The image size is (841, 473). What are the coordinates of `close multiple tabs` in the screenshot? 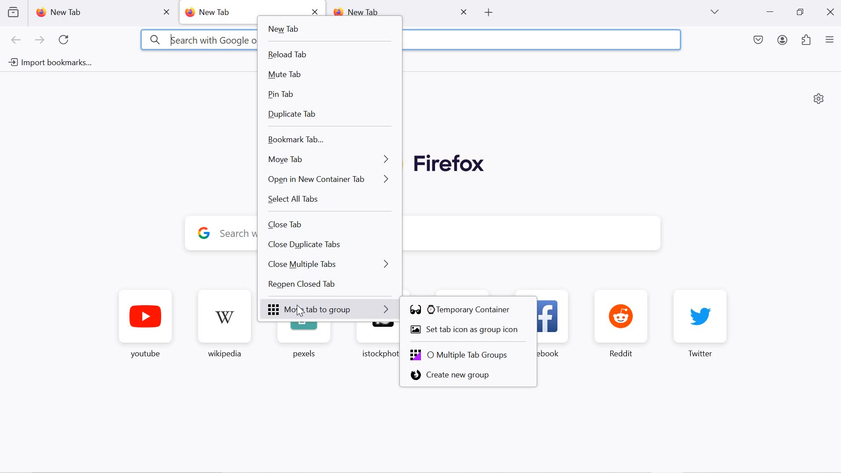 It's located at (331, 266).